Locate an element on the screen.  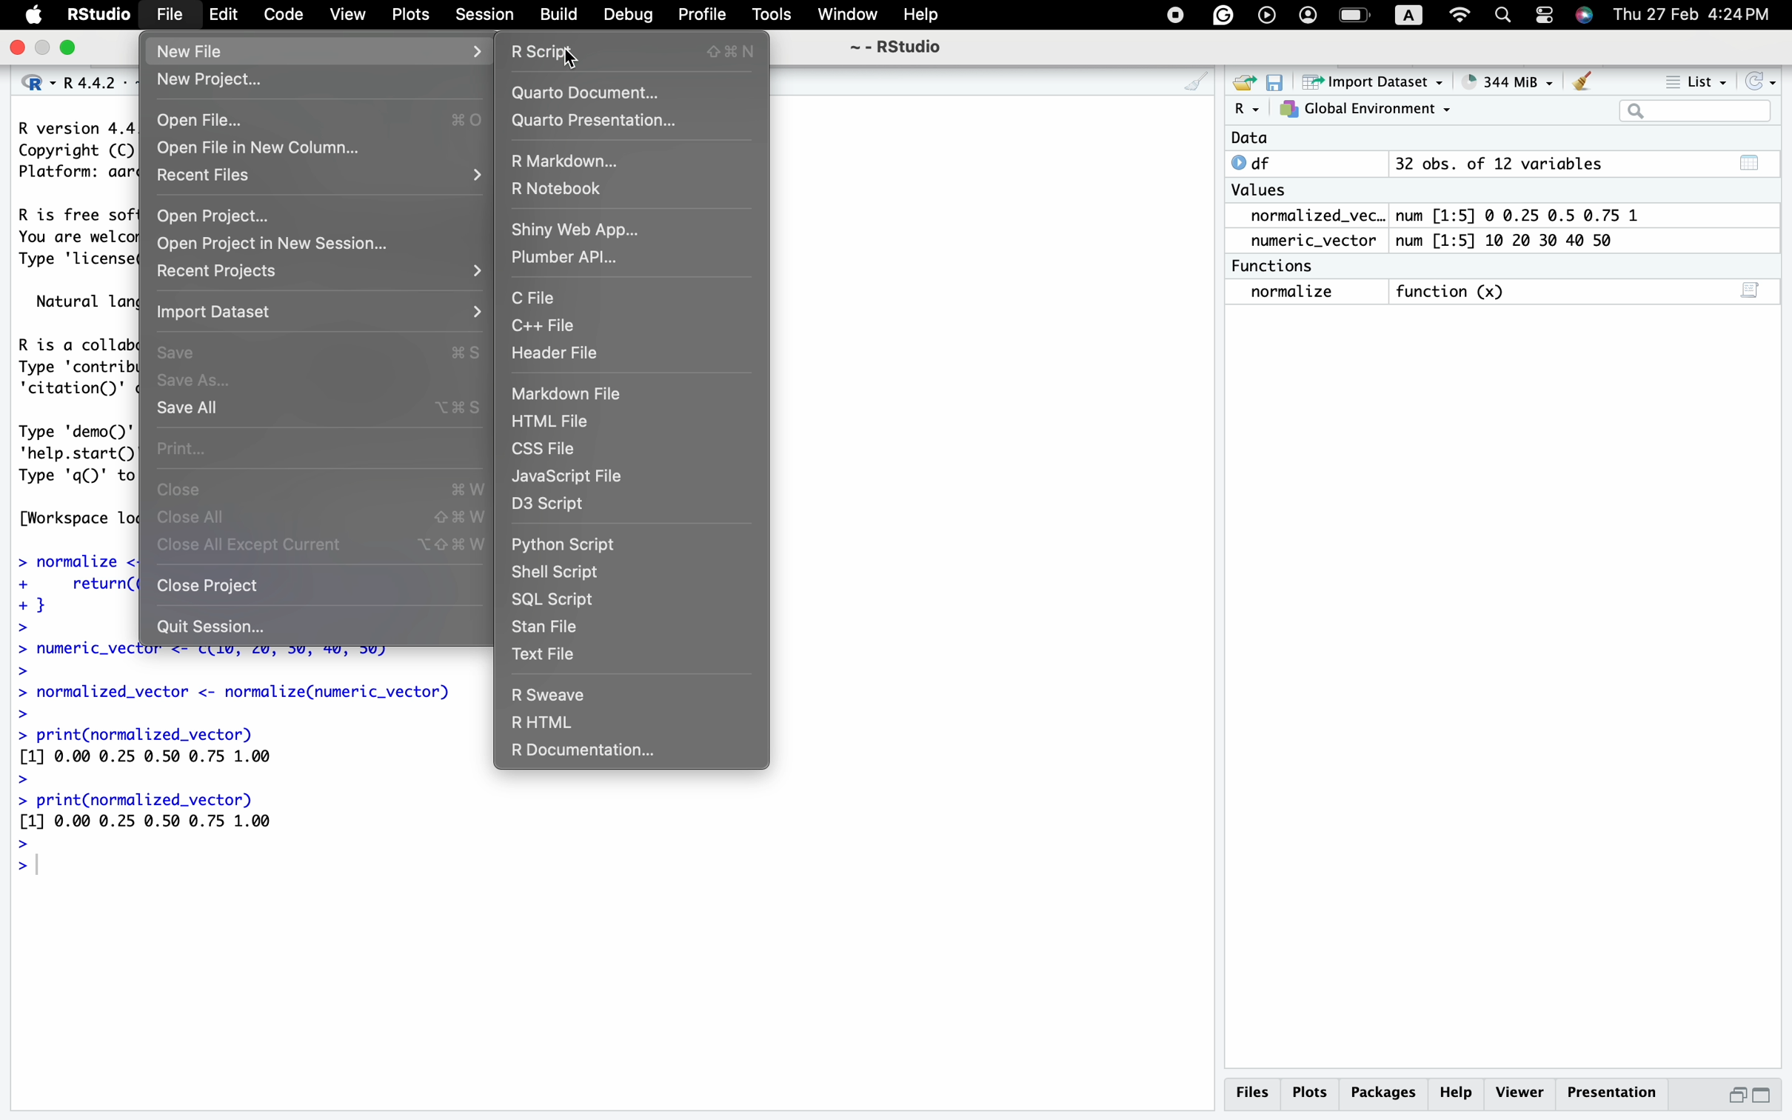
Open Project in New Session... is located at coordinates (275, 244).